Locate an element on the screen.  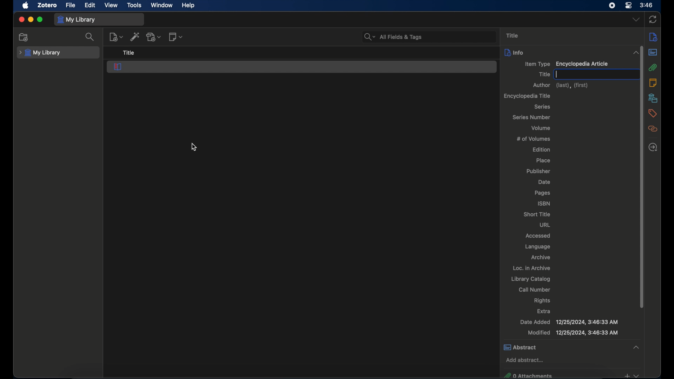
abstract is located at coordinates (653, 52).